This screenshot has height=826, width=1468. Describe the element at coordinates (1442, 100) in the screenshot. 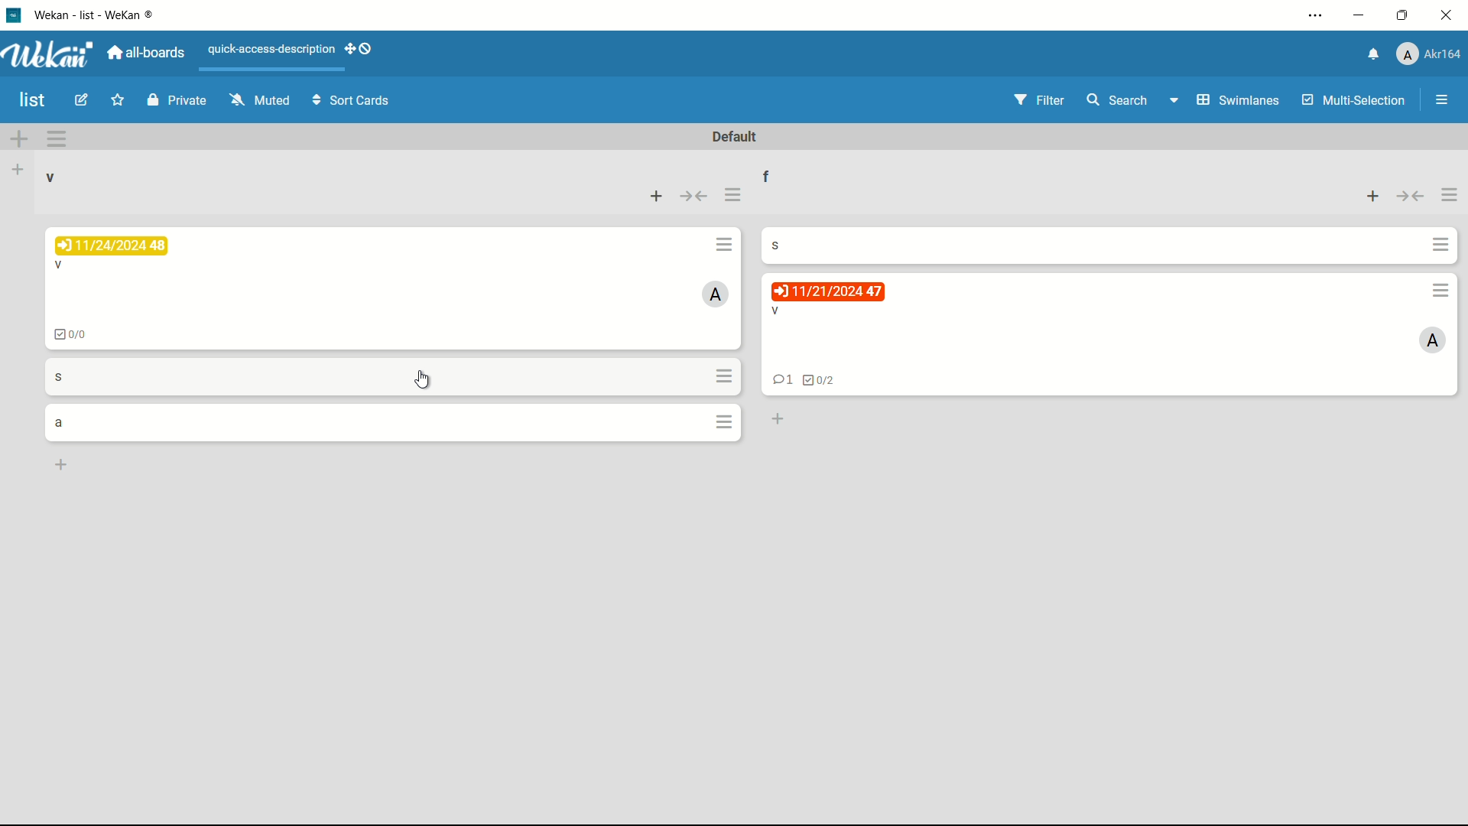

I see `open/close sidebar` at that location.